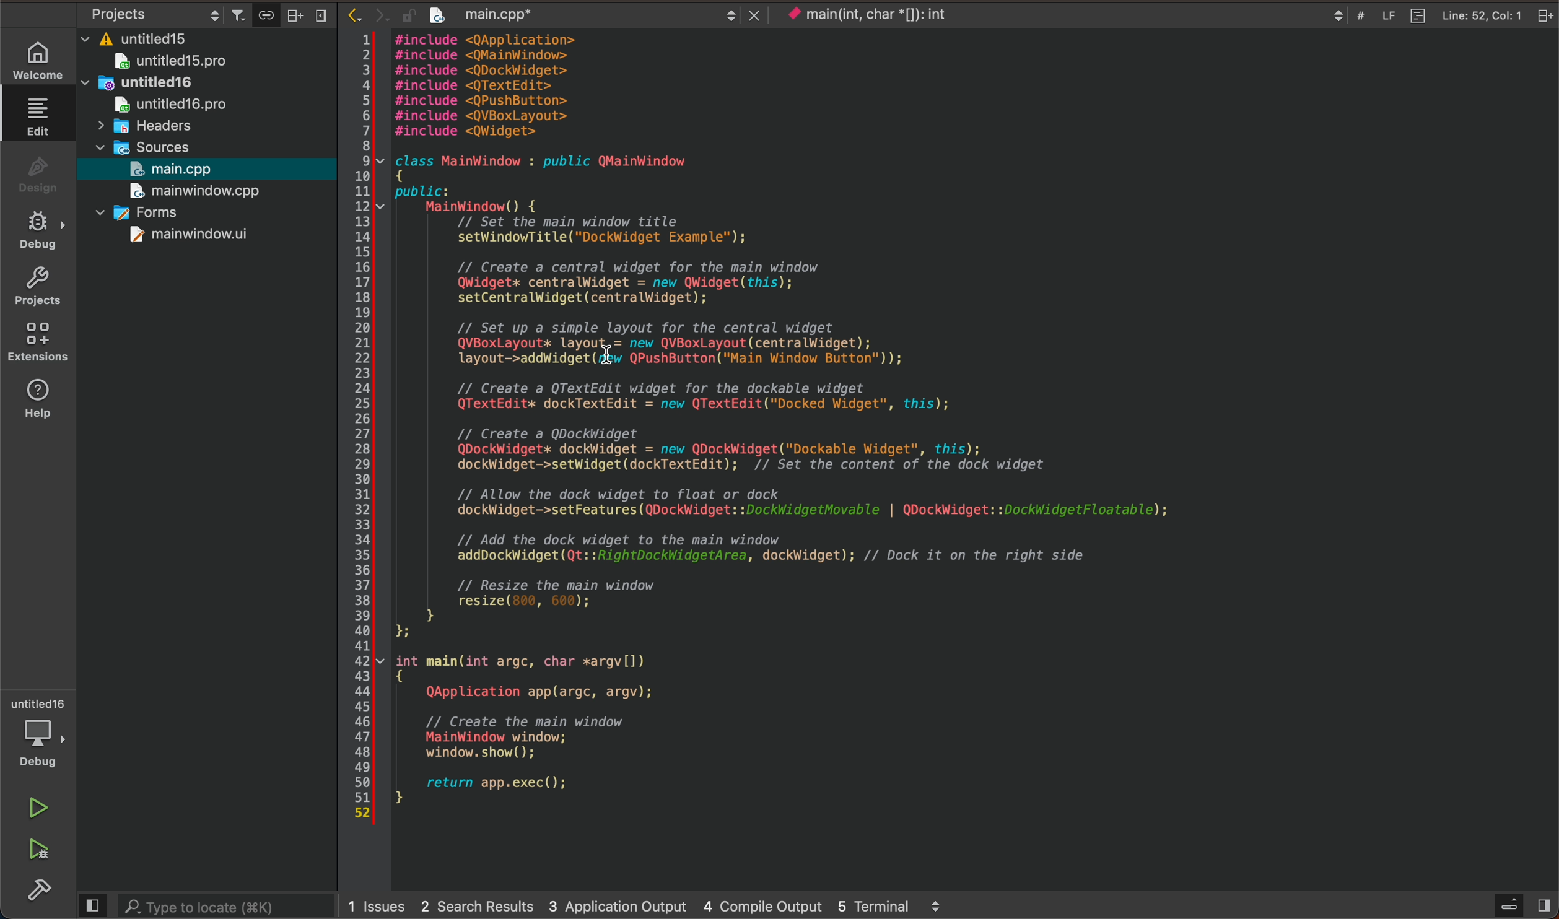  What do you see at coordinates (38, 54) in the screenshot?
I see `welcome` at bounding box center [38, 54].